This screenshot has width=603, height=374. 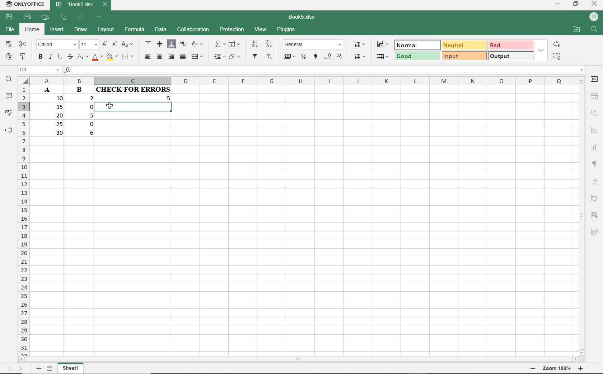 I want to click on ALIGN MIDDLE, so click(x=160, y=45).